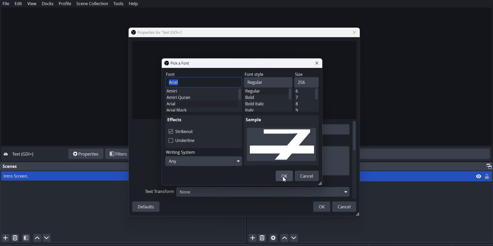  I want to click on Scenes, so click(10, 166).